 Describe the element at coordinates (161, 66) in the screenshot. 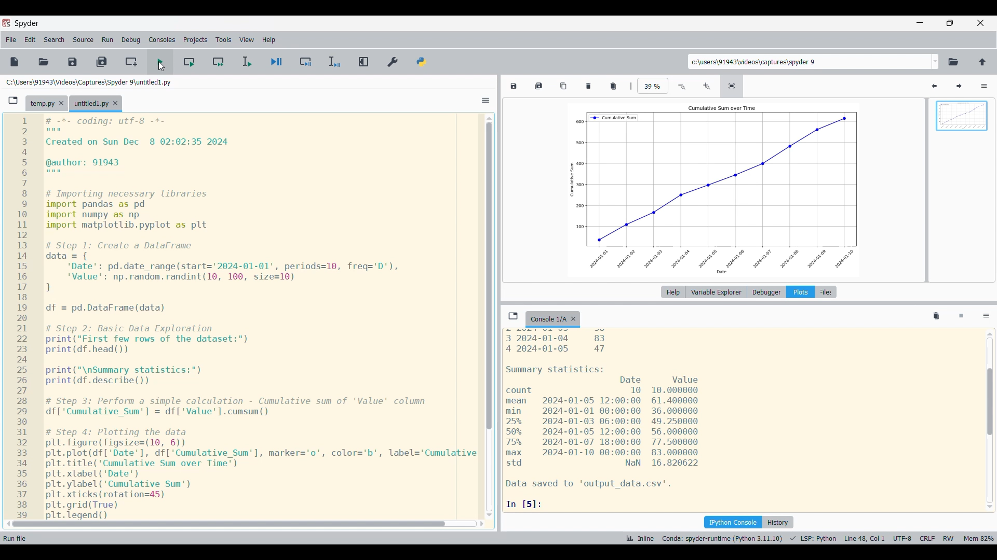

I see `Cursor position unchanged` at that location.